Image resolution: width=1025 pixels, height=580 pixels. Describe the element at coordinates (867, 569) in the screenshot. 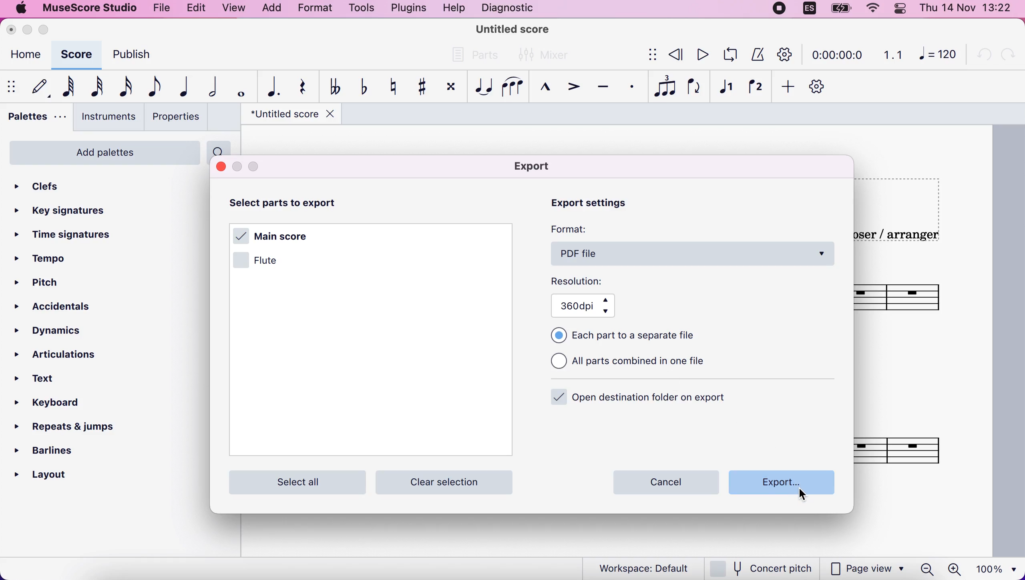

I see `page view` at that location.